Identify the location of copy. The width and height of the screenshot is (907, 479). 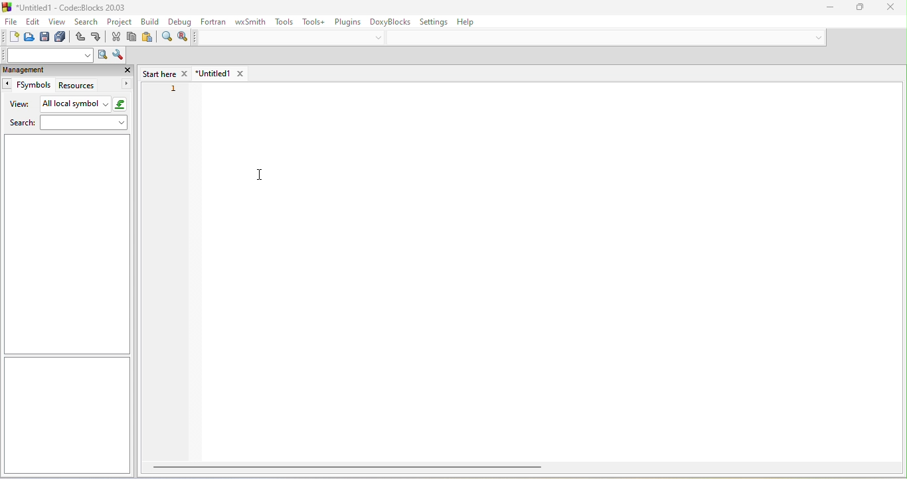
(132, 37).